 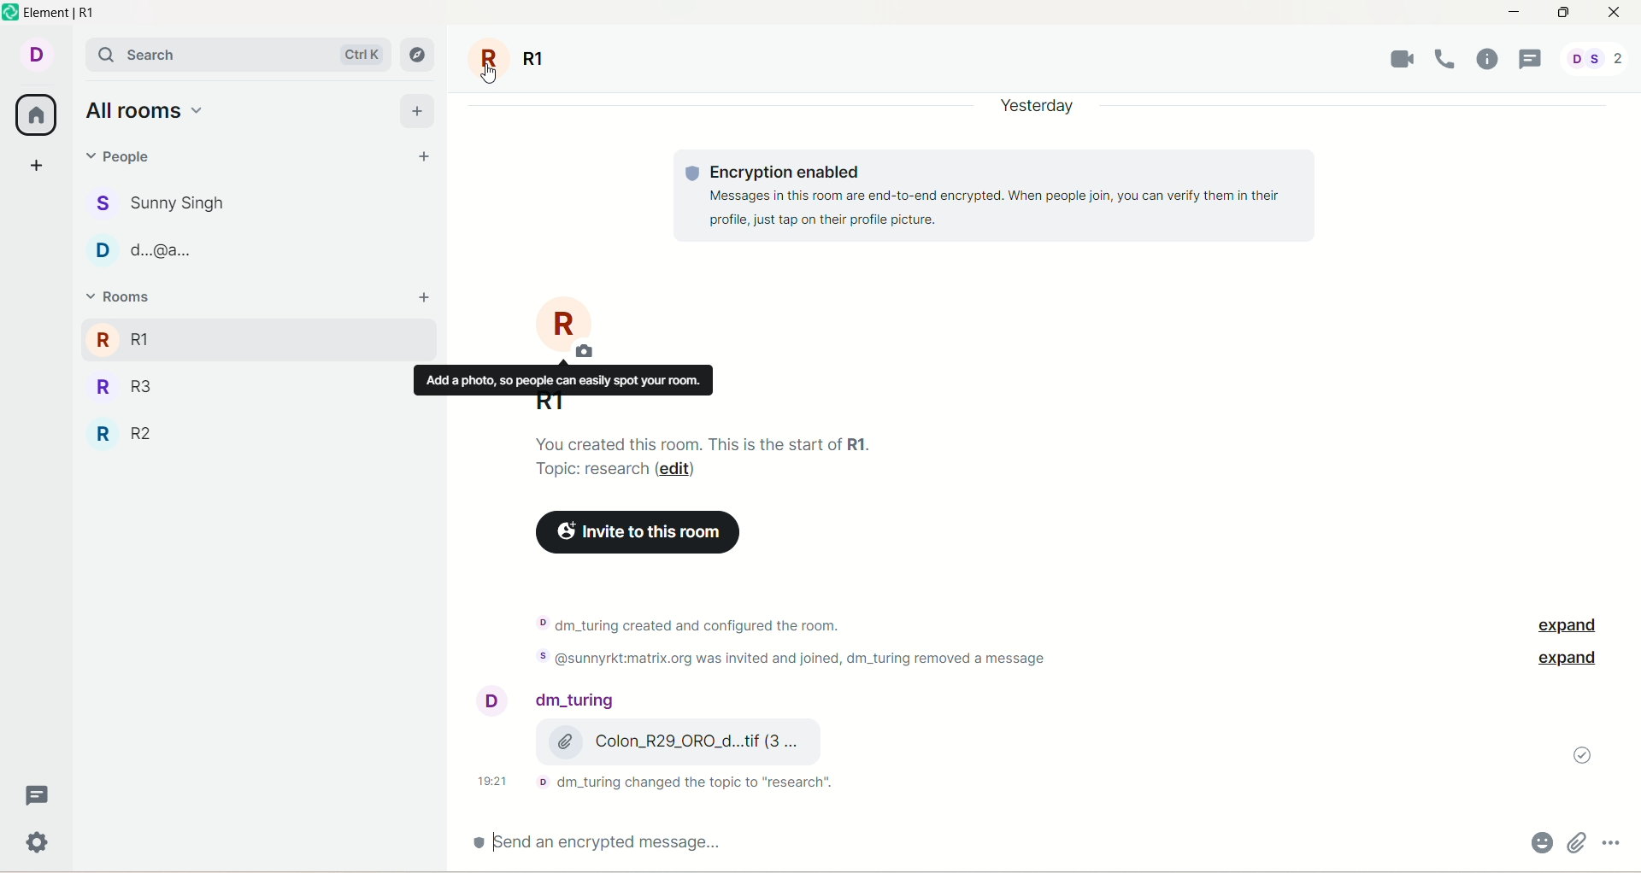 I want to click on R3, so click(x=136, y=385).